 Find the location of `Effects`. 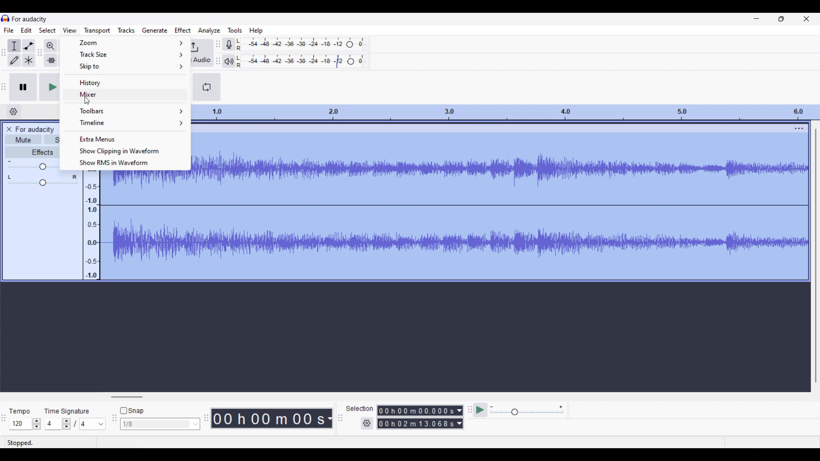

Effects is located at coordinates (32, 152).